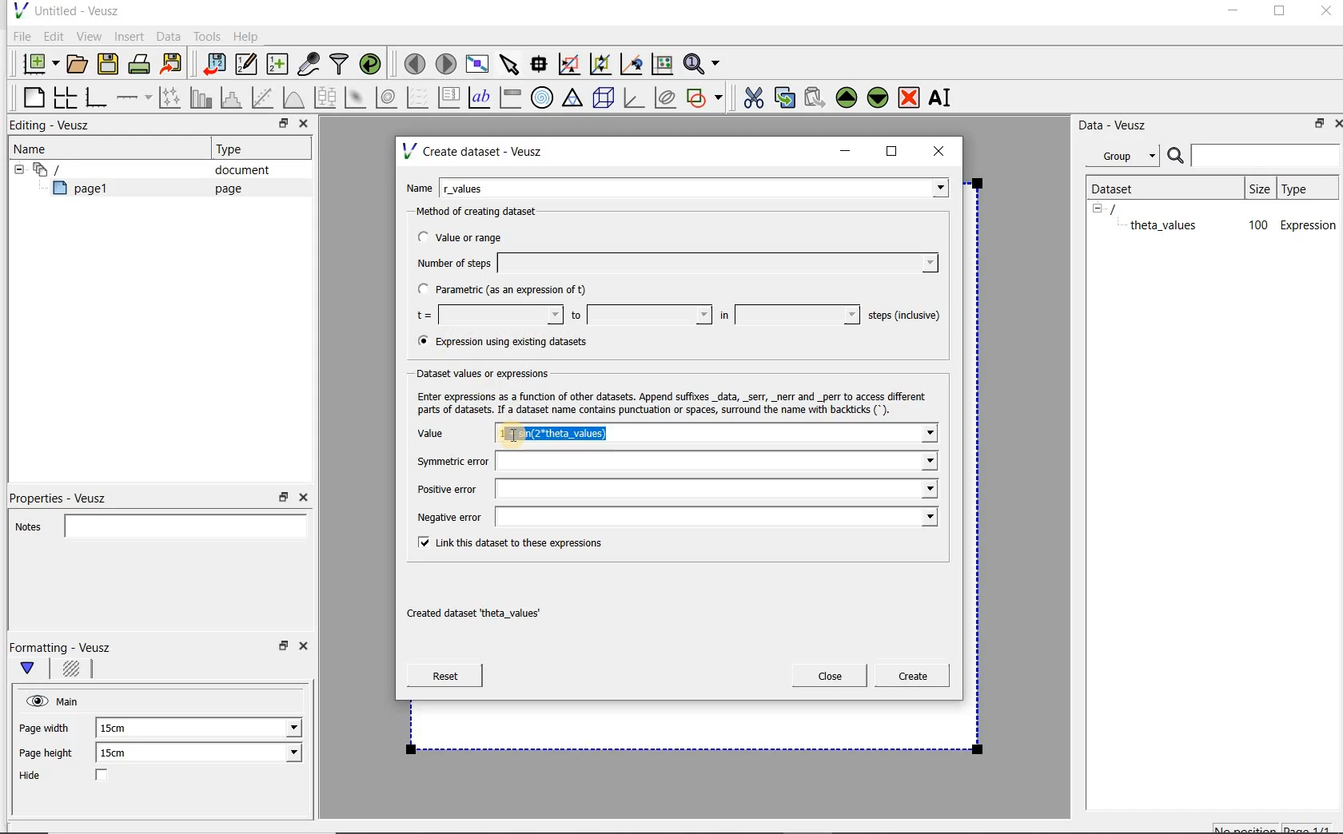 This screenshot has width=1343, height=834. Describe the element at coordinates (75, 169) in the screenshot. I see `Document widget` at that location.